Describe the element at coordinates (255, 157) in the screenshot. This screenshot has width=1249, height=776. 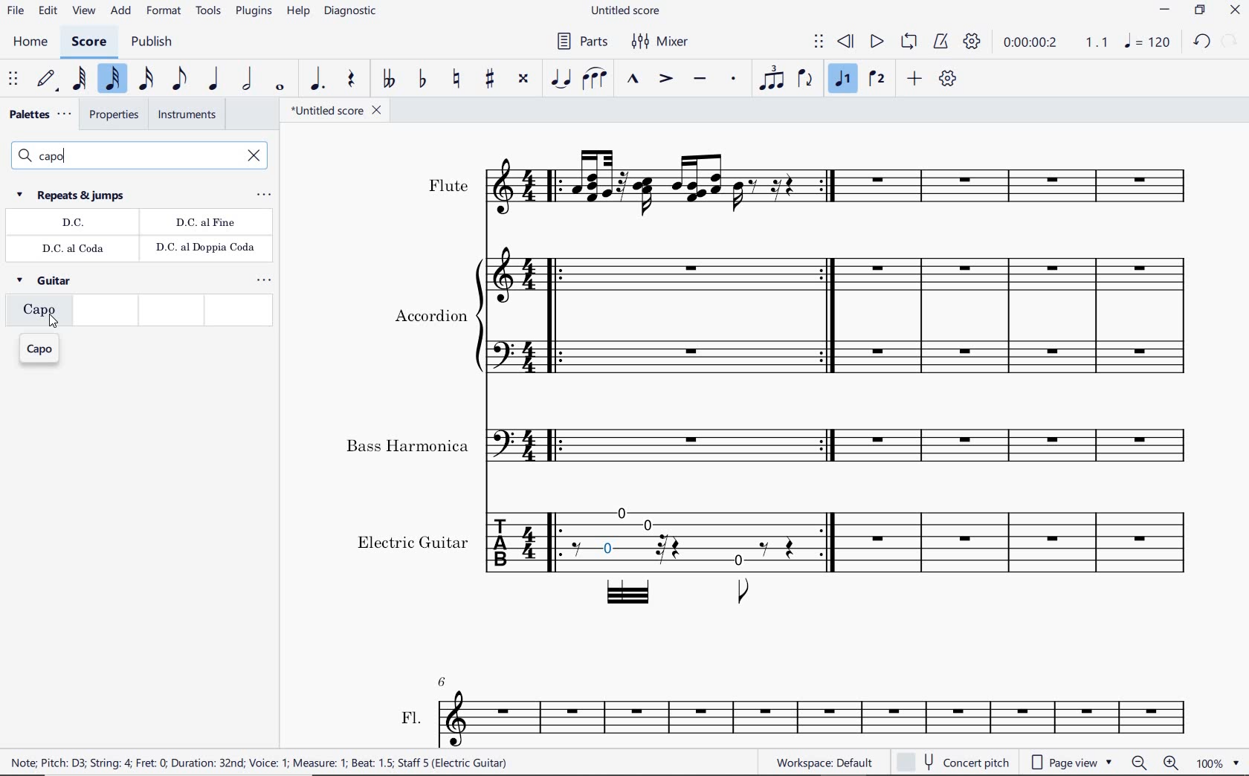
I see `remove` at that location.